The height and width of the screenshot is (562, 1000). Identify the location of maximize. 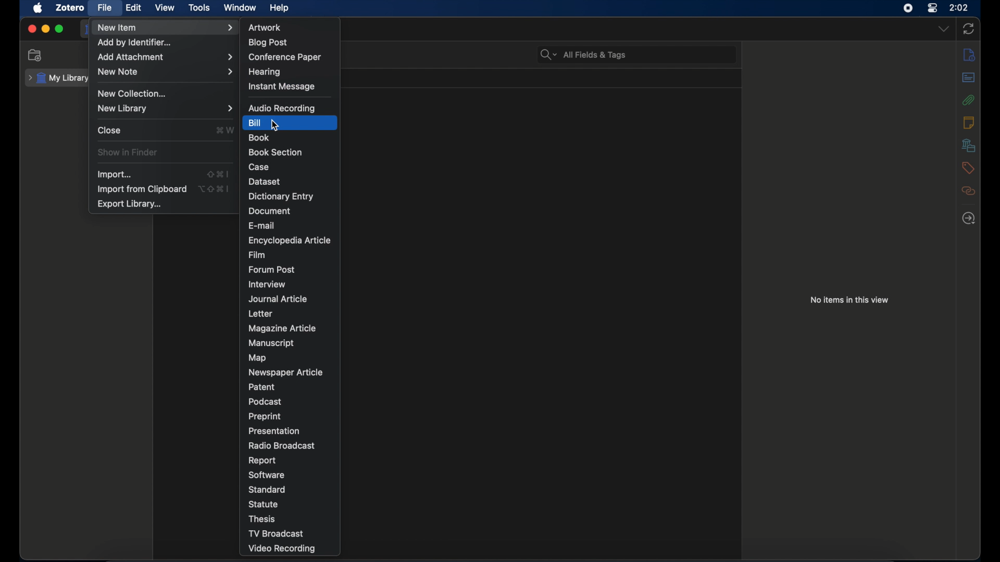
(60, 29).